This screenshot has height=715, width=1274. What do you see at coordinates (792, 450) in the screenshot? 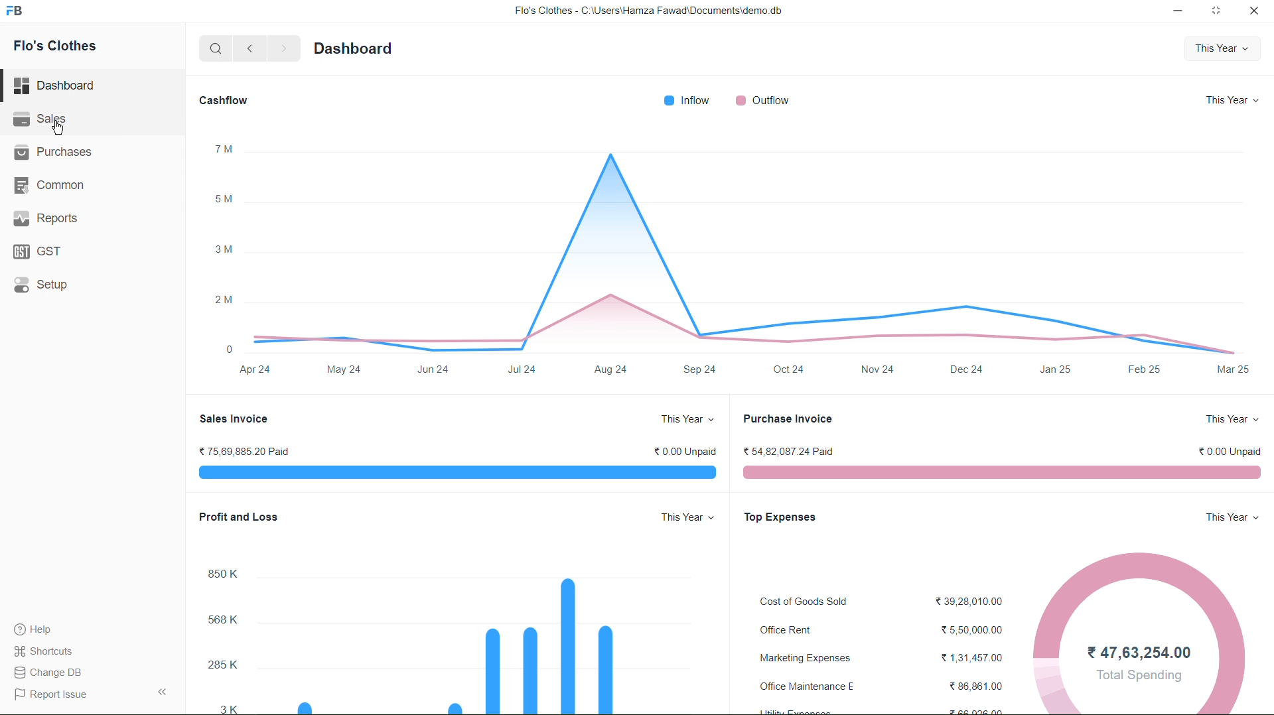
I see `Rs. 54,82,087 24 Paid` at bounding box center [792, 450].